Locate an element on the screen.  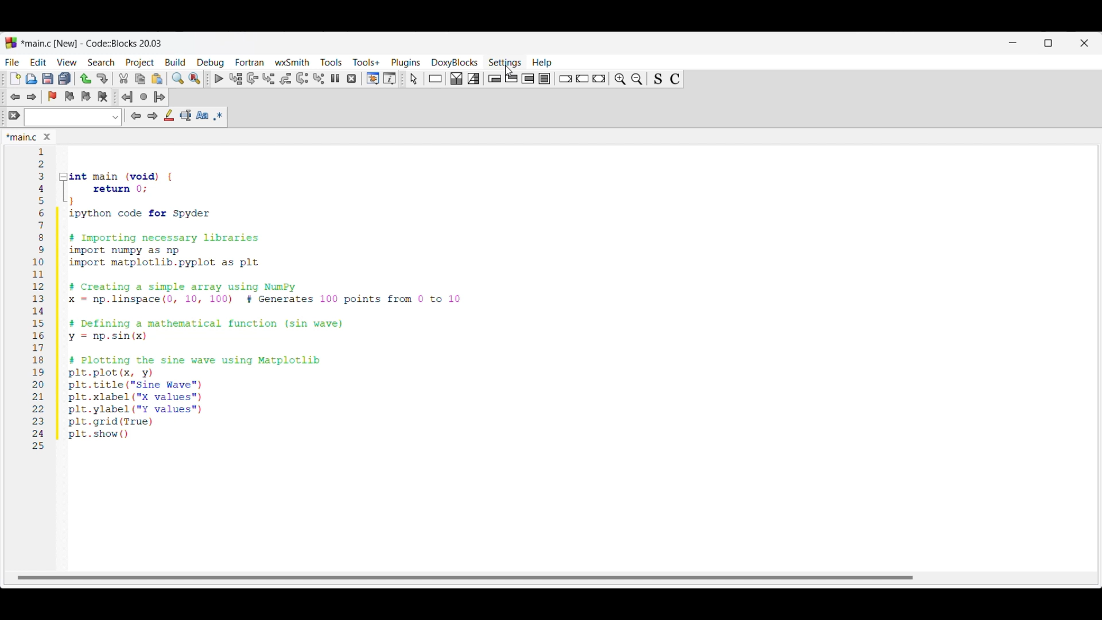
Decision is located at coordinates (456, 79).